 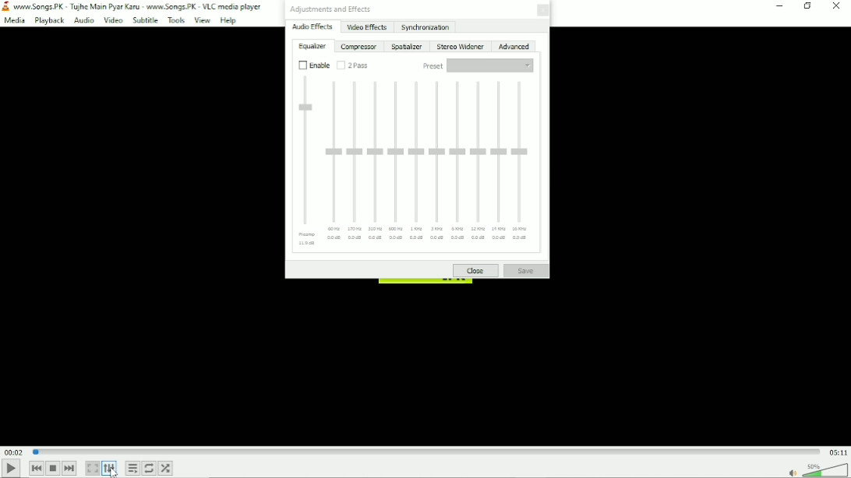 What do you see at coordinates (407, 47) in the screenshot?
I see `Spatializer` at bounding box center [407, 47].